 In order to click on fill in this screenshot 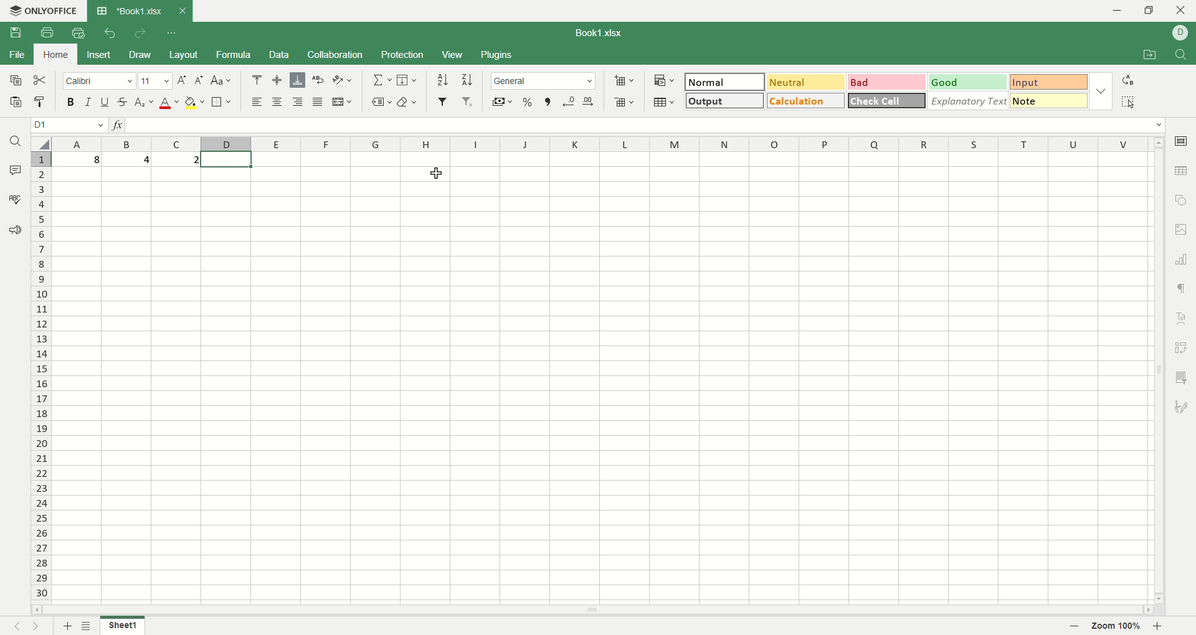, I will do `click(407, 80)`.